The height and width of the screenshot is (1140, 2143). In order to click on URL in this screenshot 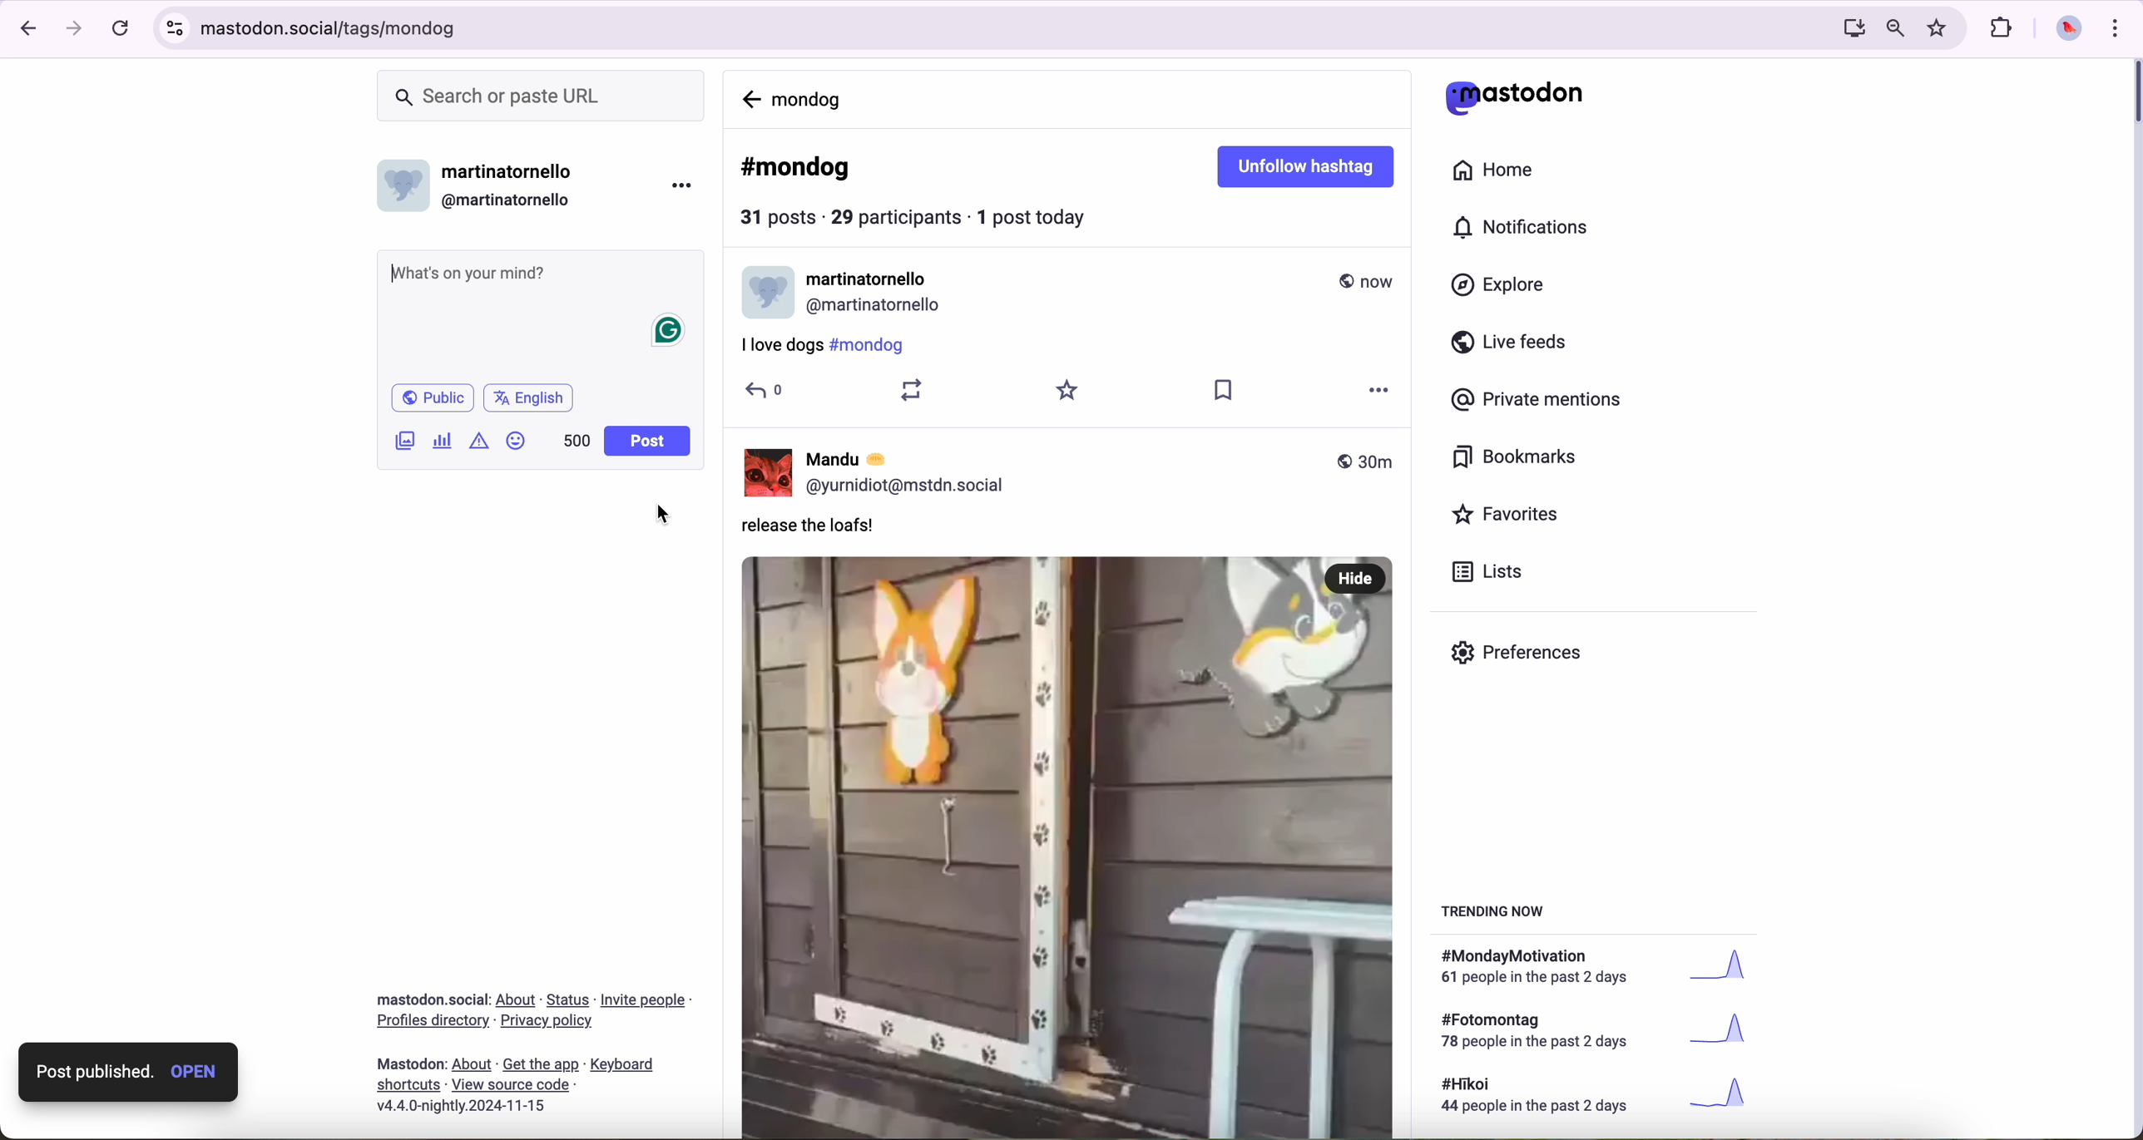, I will do `click(986, 31)`.